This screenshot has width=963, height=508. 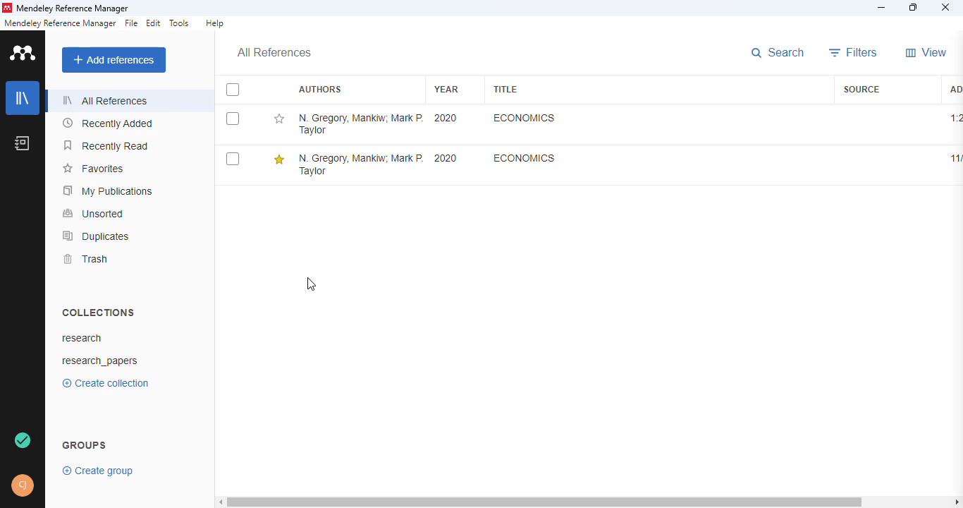 I want to click on add this reference to favorites, so click(x=278, y=119).